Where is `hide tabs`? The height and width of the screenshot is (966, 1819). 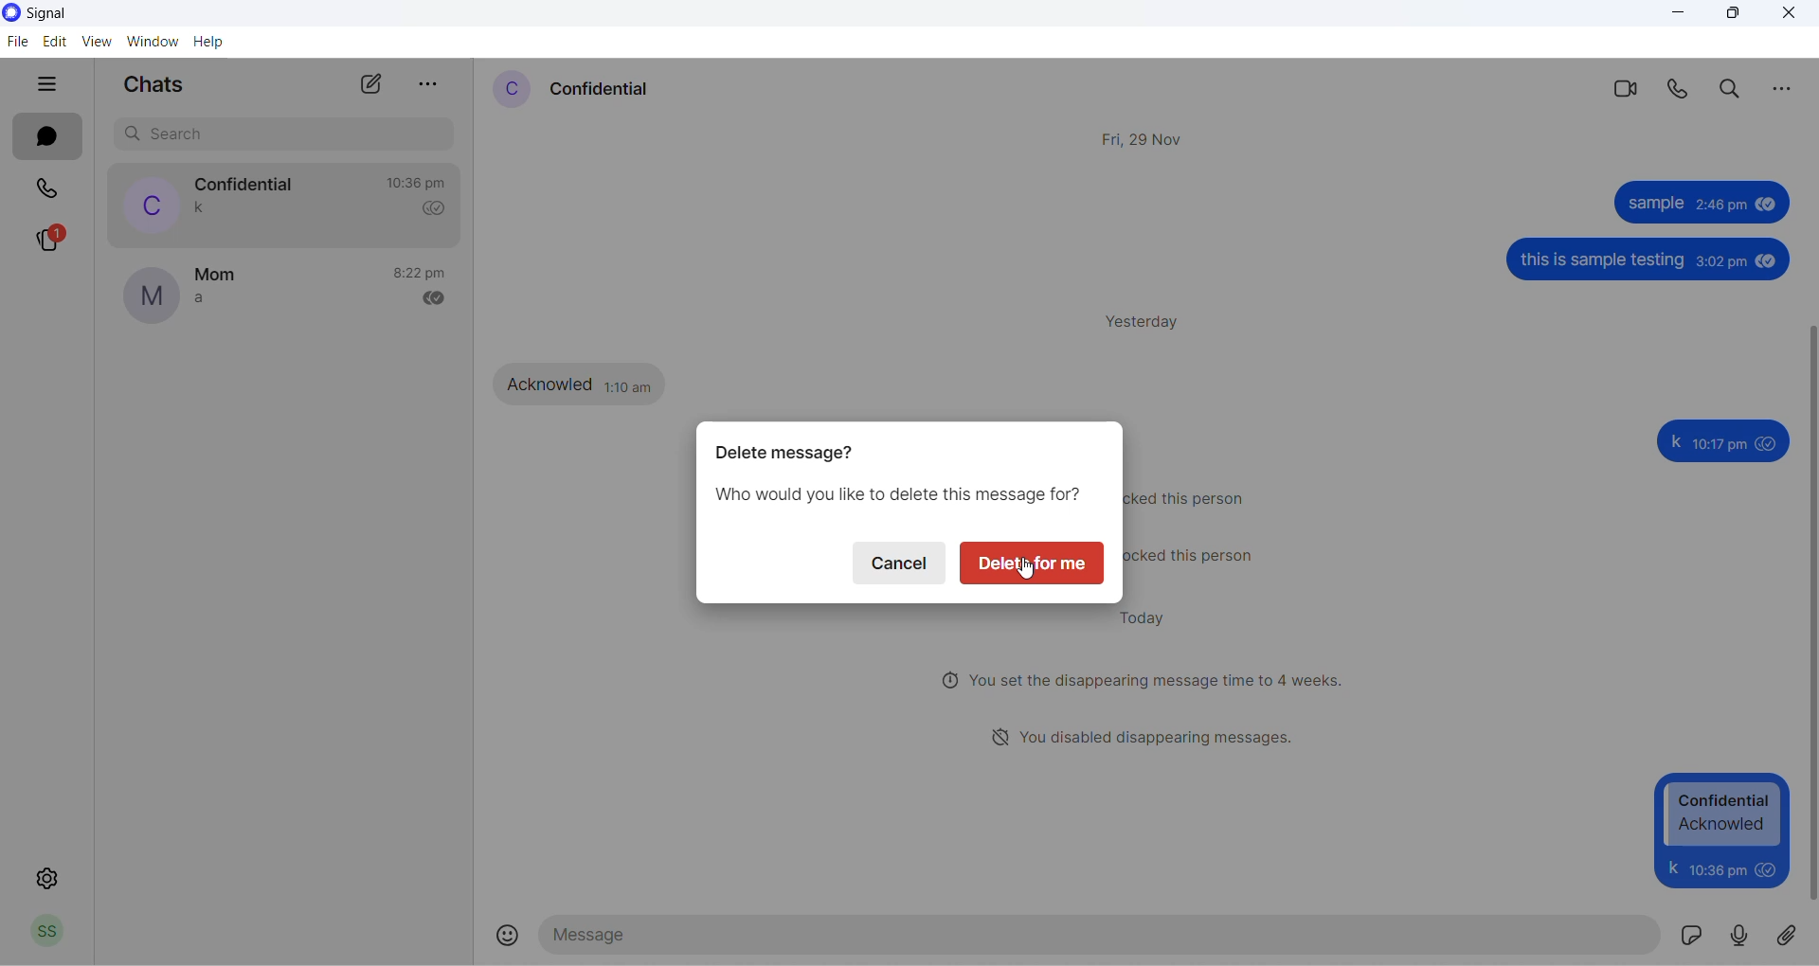
hide tabs is located at coordinates (55, 85).